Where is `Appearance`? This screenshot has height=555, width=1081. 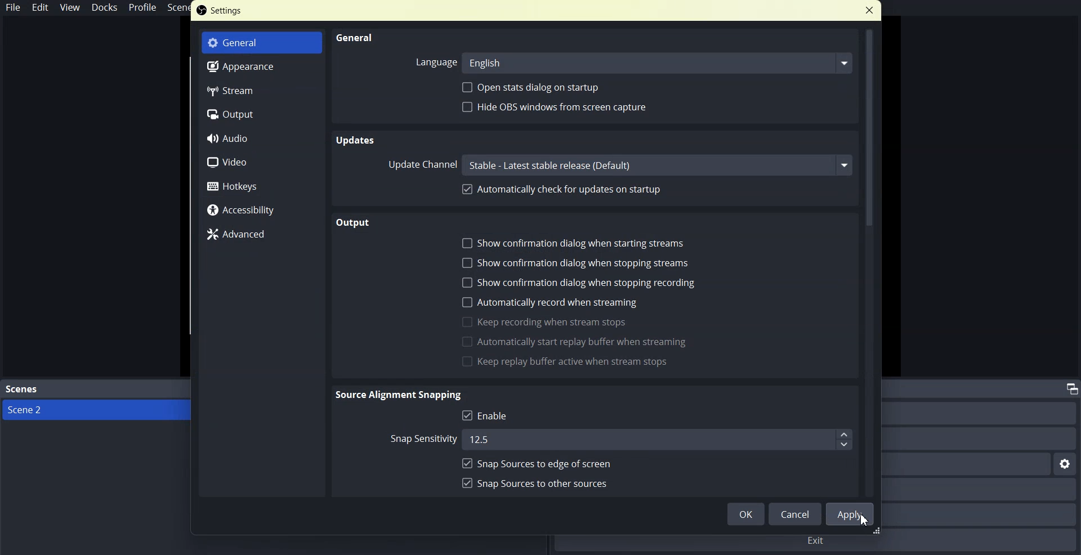 Appearance is located at coordinates (263, 67).